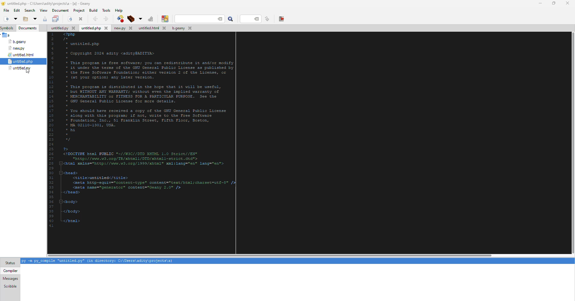 Image resolution: width=575 pixels, height=301 pixels. I want to click on scroll bar, so click(270, 254).